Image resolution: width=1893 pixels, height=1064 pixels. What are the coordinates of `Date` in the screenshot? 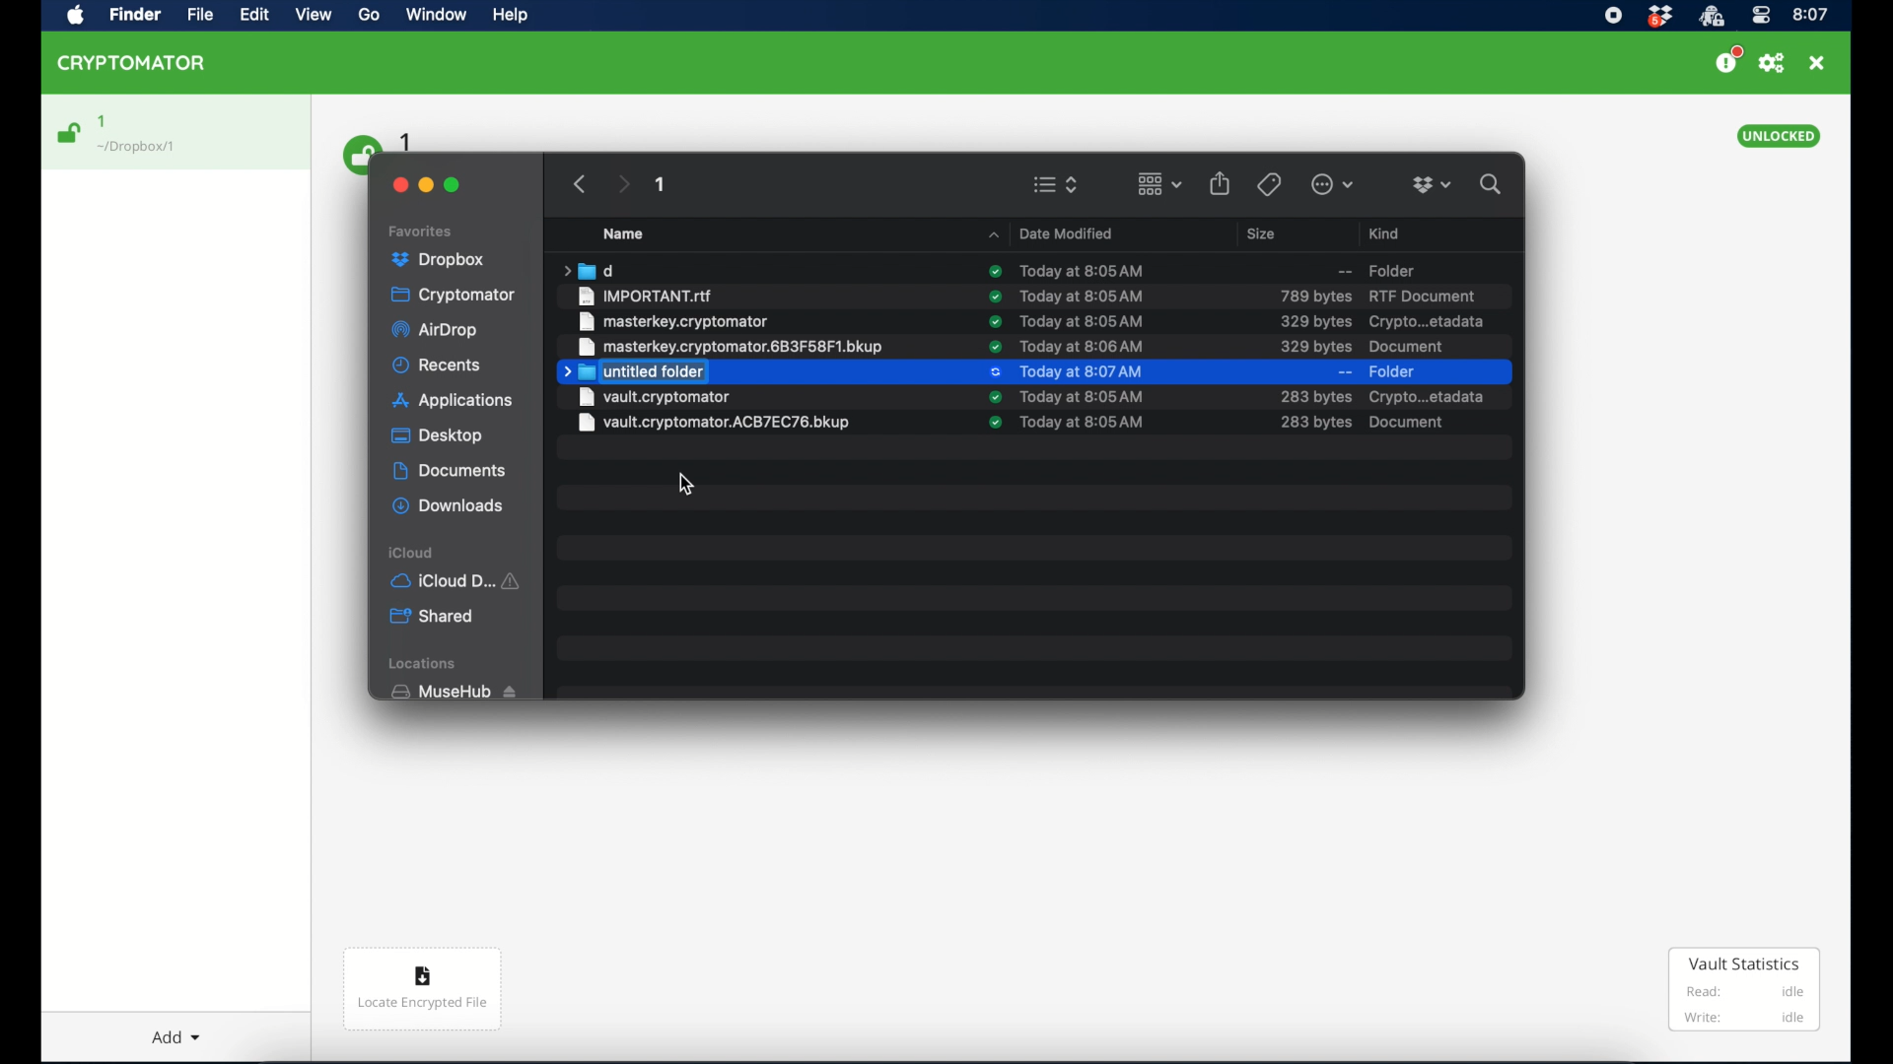 It's located at (1087, 425).